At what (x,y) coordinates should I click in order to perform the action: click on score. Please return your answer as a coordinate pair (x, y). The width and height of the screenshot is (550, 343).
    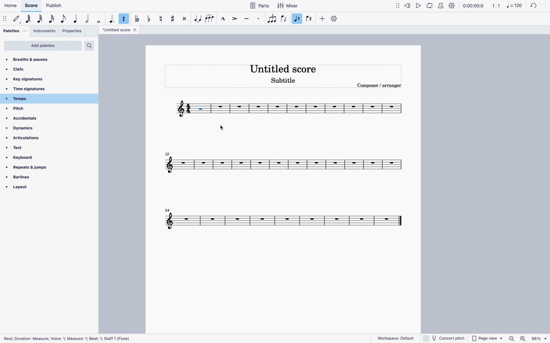
    Looking at the image, I should click on (32, 6).